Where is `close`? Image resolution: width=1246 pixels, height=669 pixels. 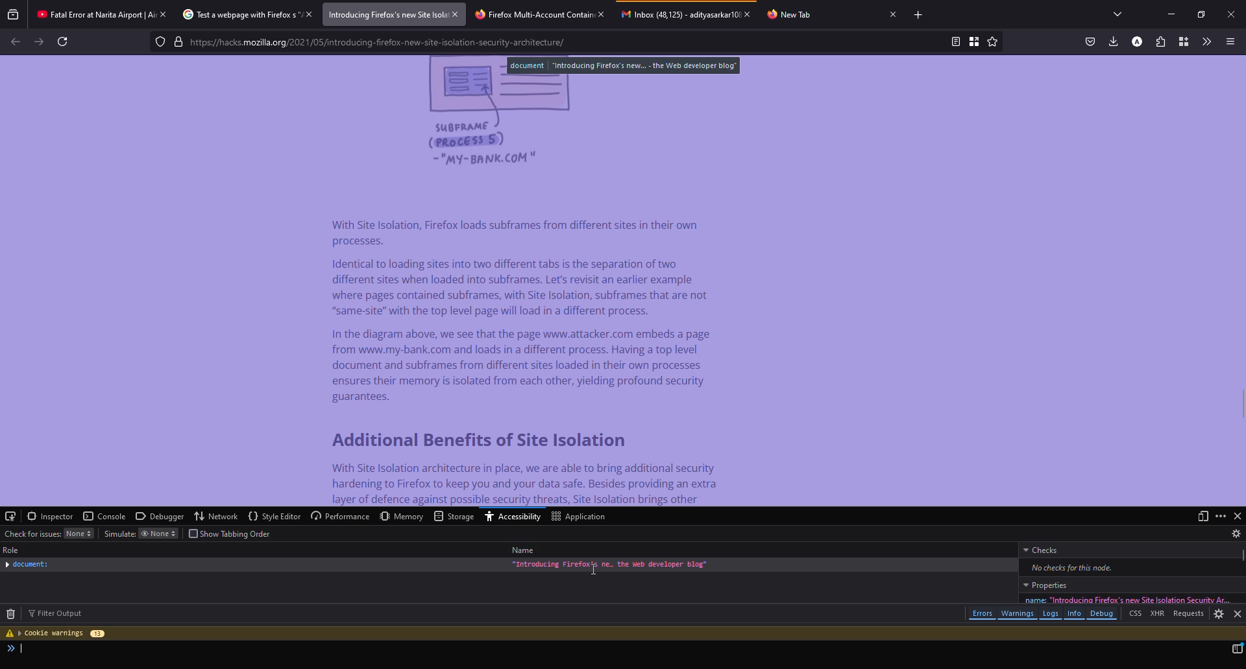
close is located at coordinates (456, 14).